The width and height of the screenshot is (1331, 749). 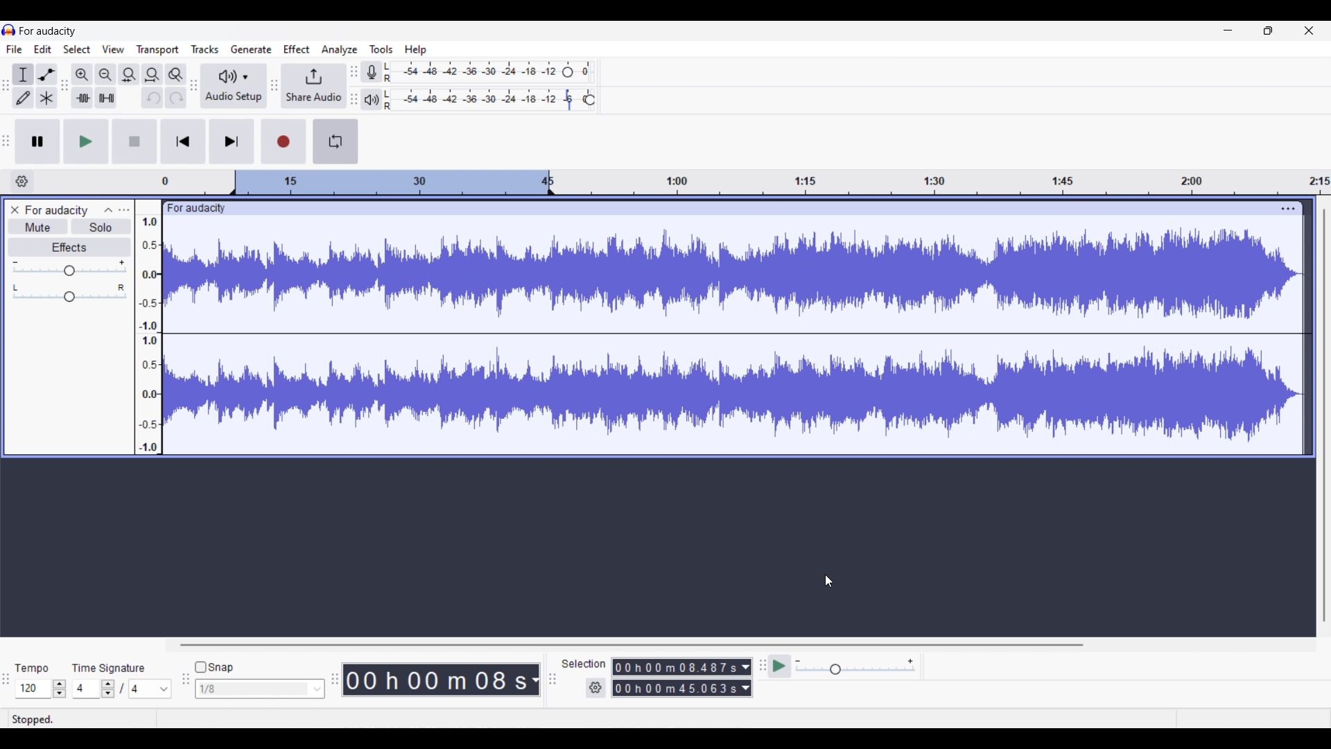 What do you see at coordinates (37, 141) in the screenshot?
I see `Pause` at bounding box center [37, 141].